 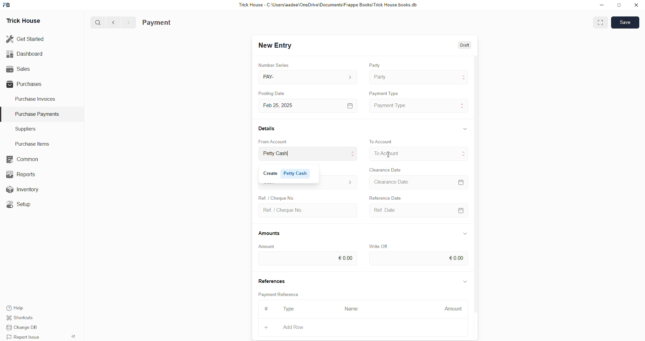 I want to click on €0.00, so click(x=457, y=257).